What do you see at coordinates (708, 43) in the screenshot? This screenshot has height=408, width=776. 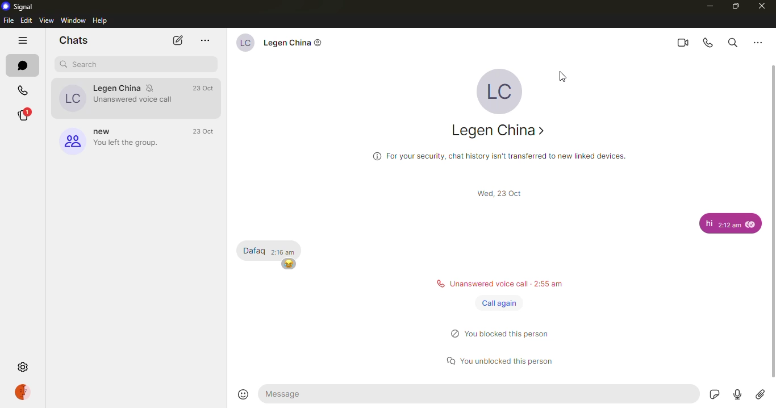 I see `voice call` at bounding box center [708, 43].